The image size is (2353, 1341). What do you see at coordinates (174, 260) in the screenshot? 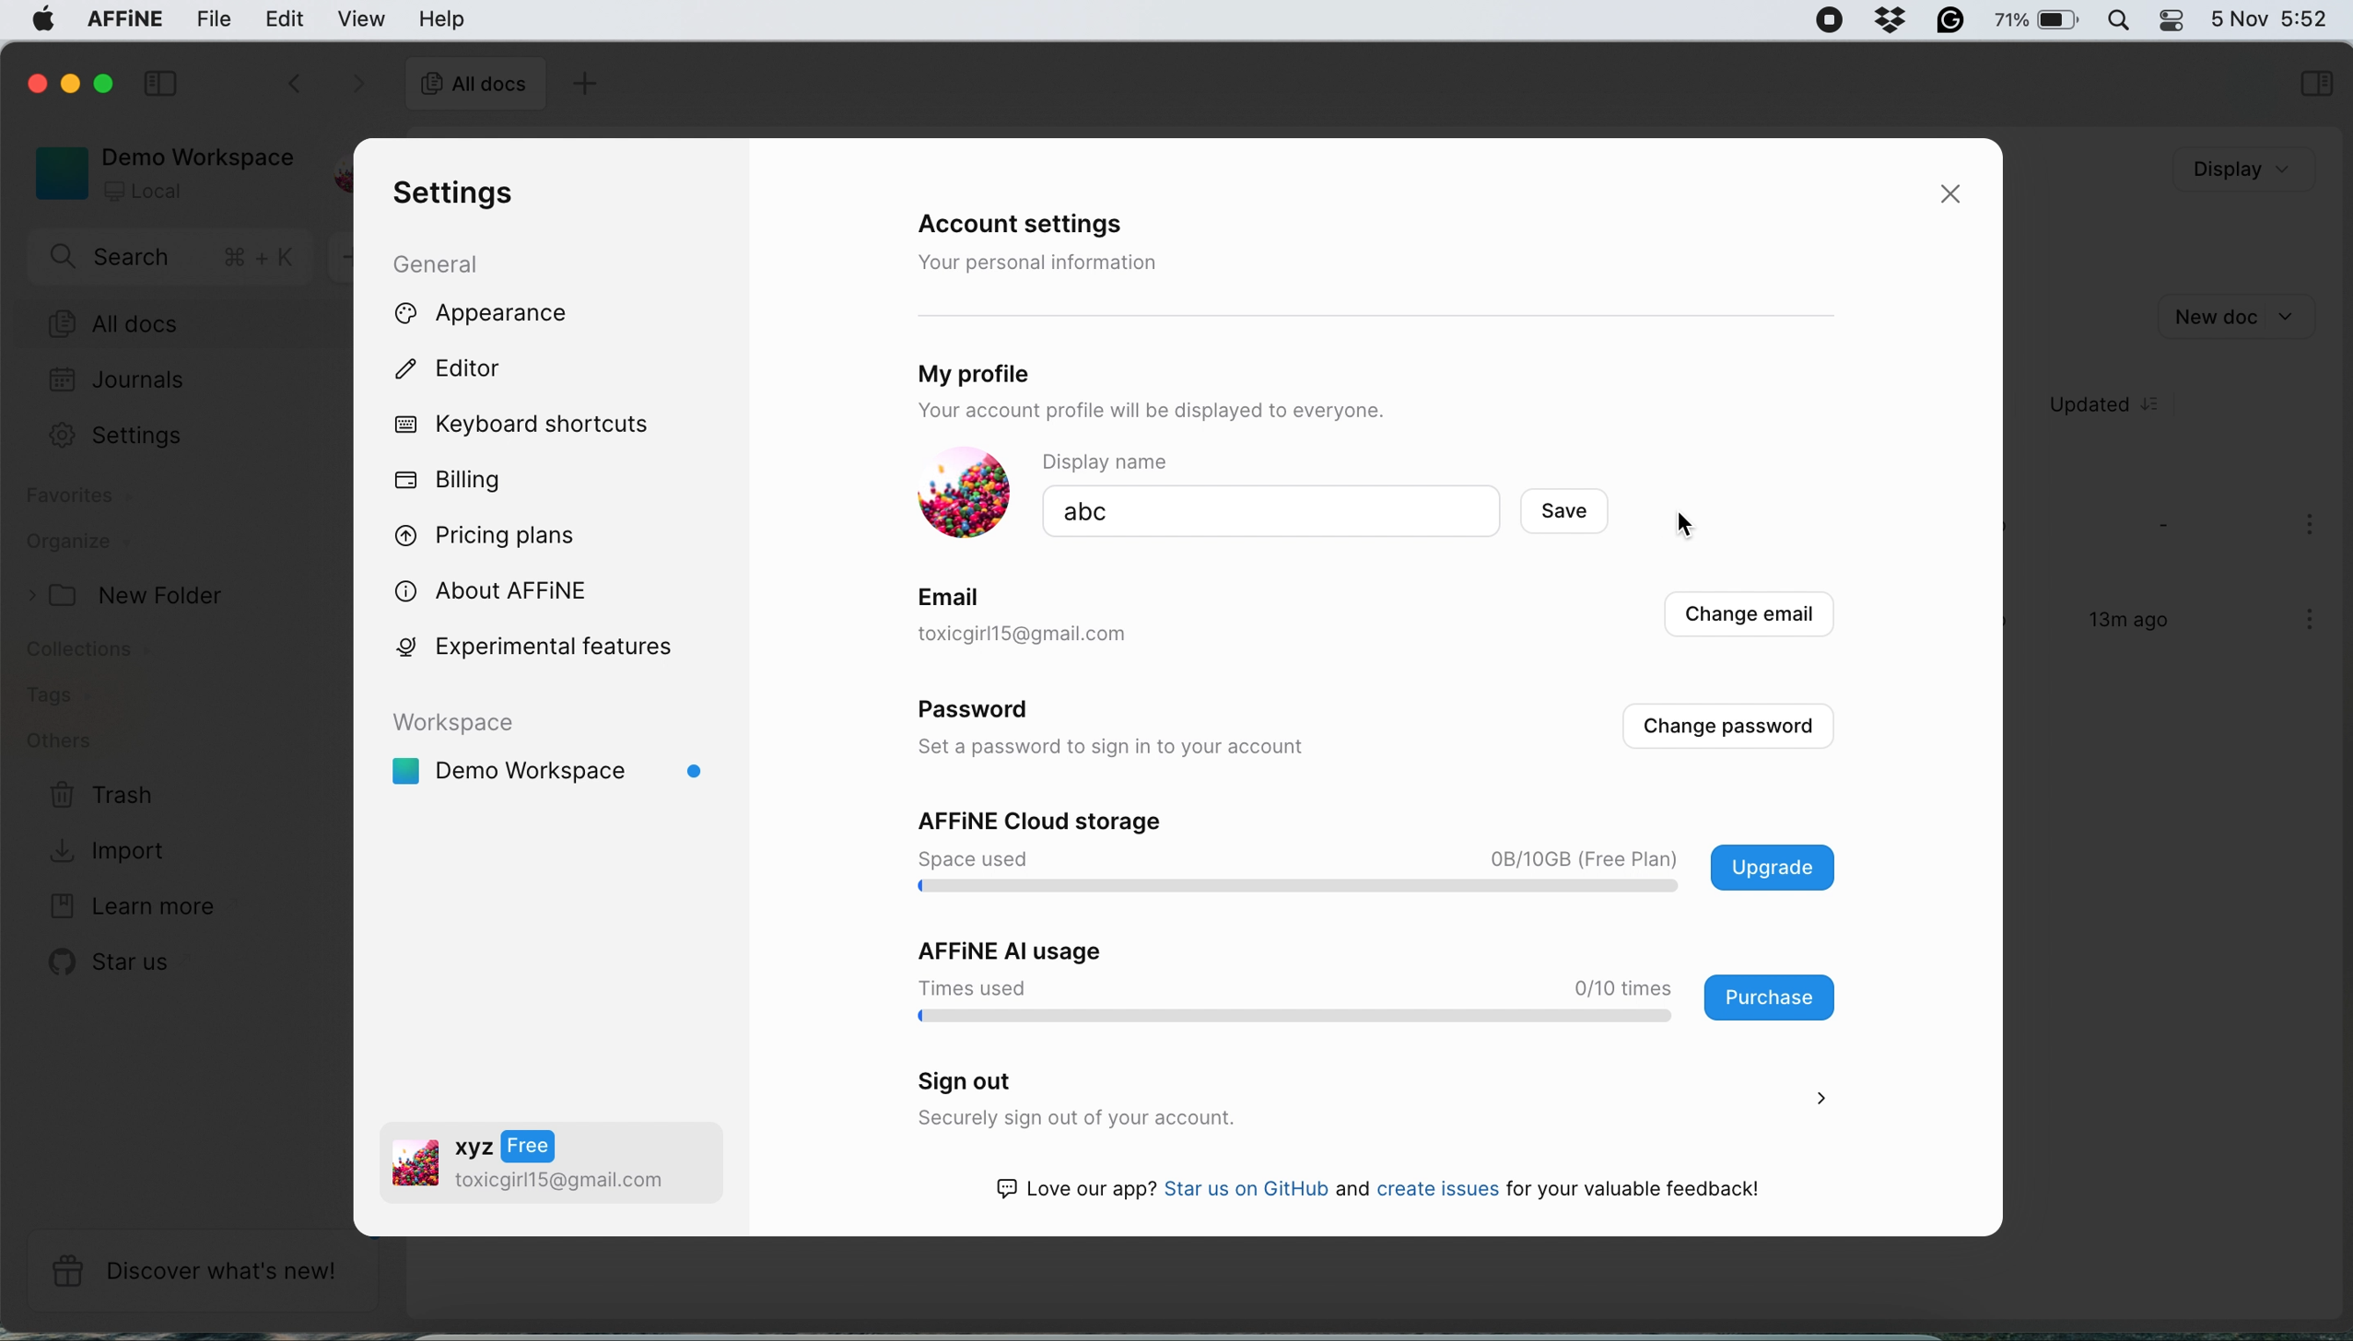
I see `search` at bounding box center [174, 260].